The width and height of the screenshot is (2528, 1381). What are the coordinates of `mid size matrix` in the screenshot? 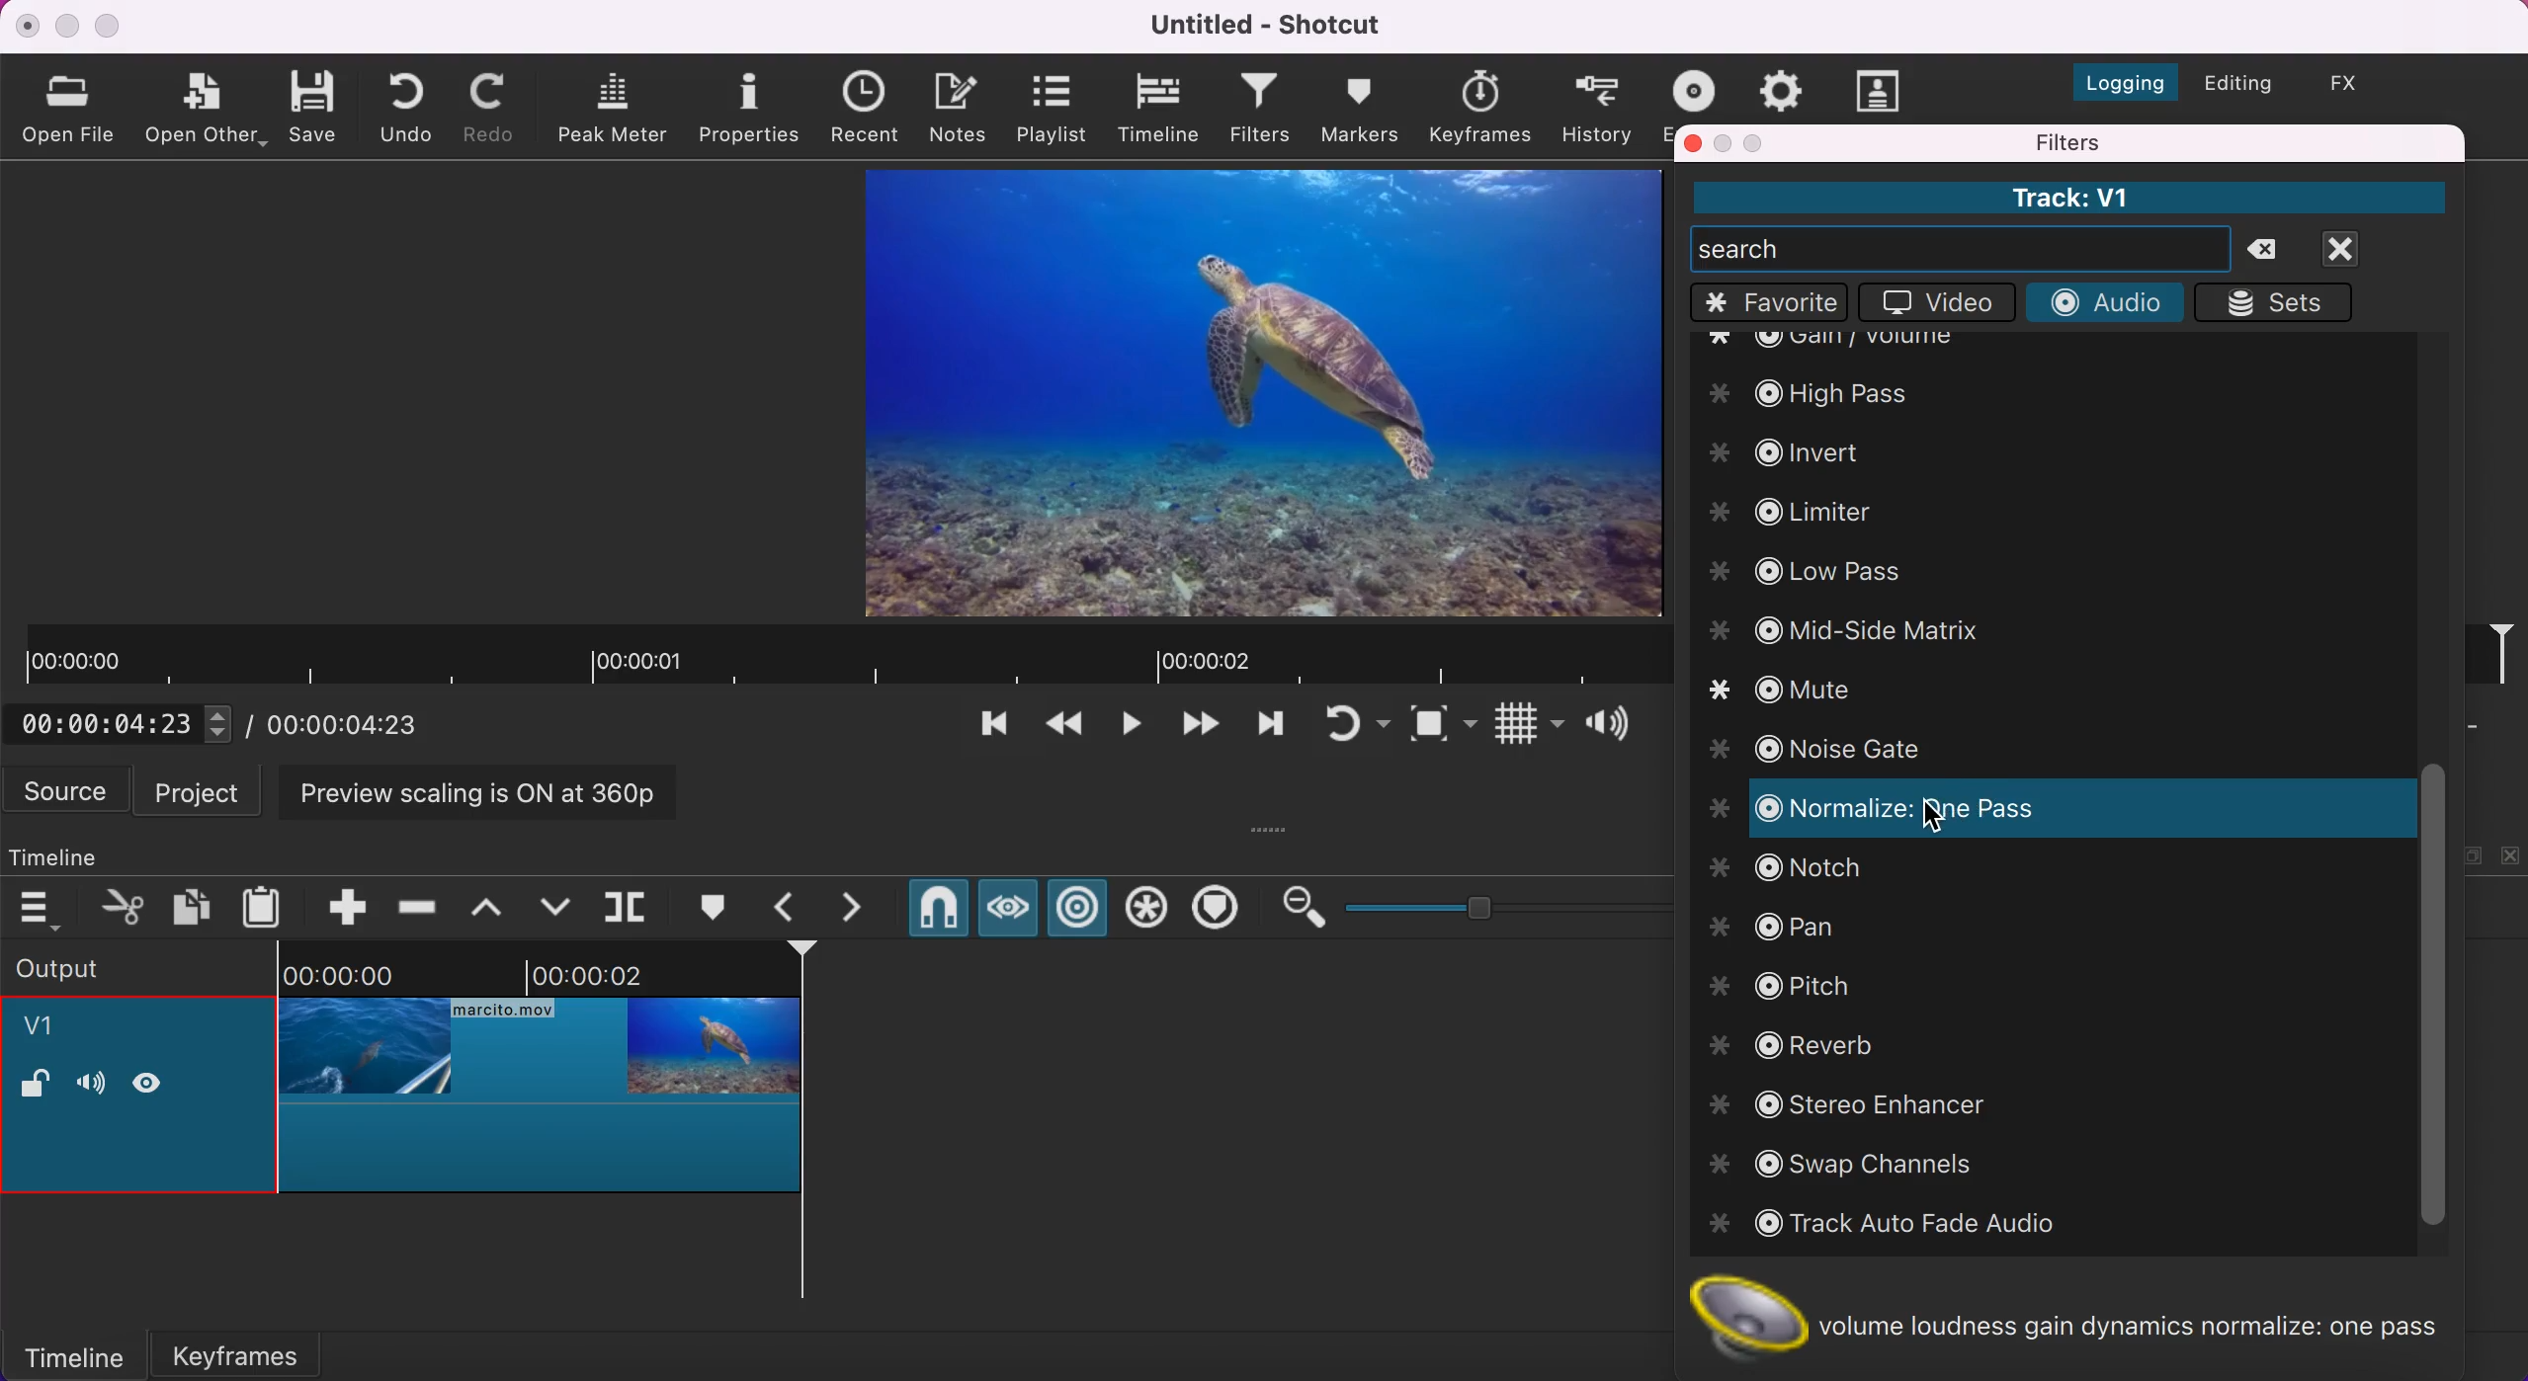 It's located at (1845, 628).